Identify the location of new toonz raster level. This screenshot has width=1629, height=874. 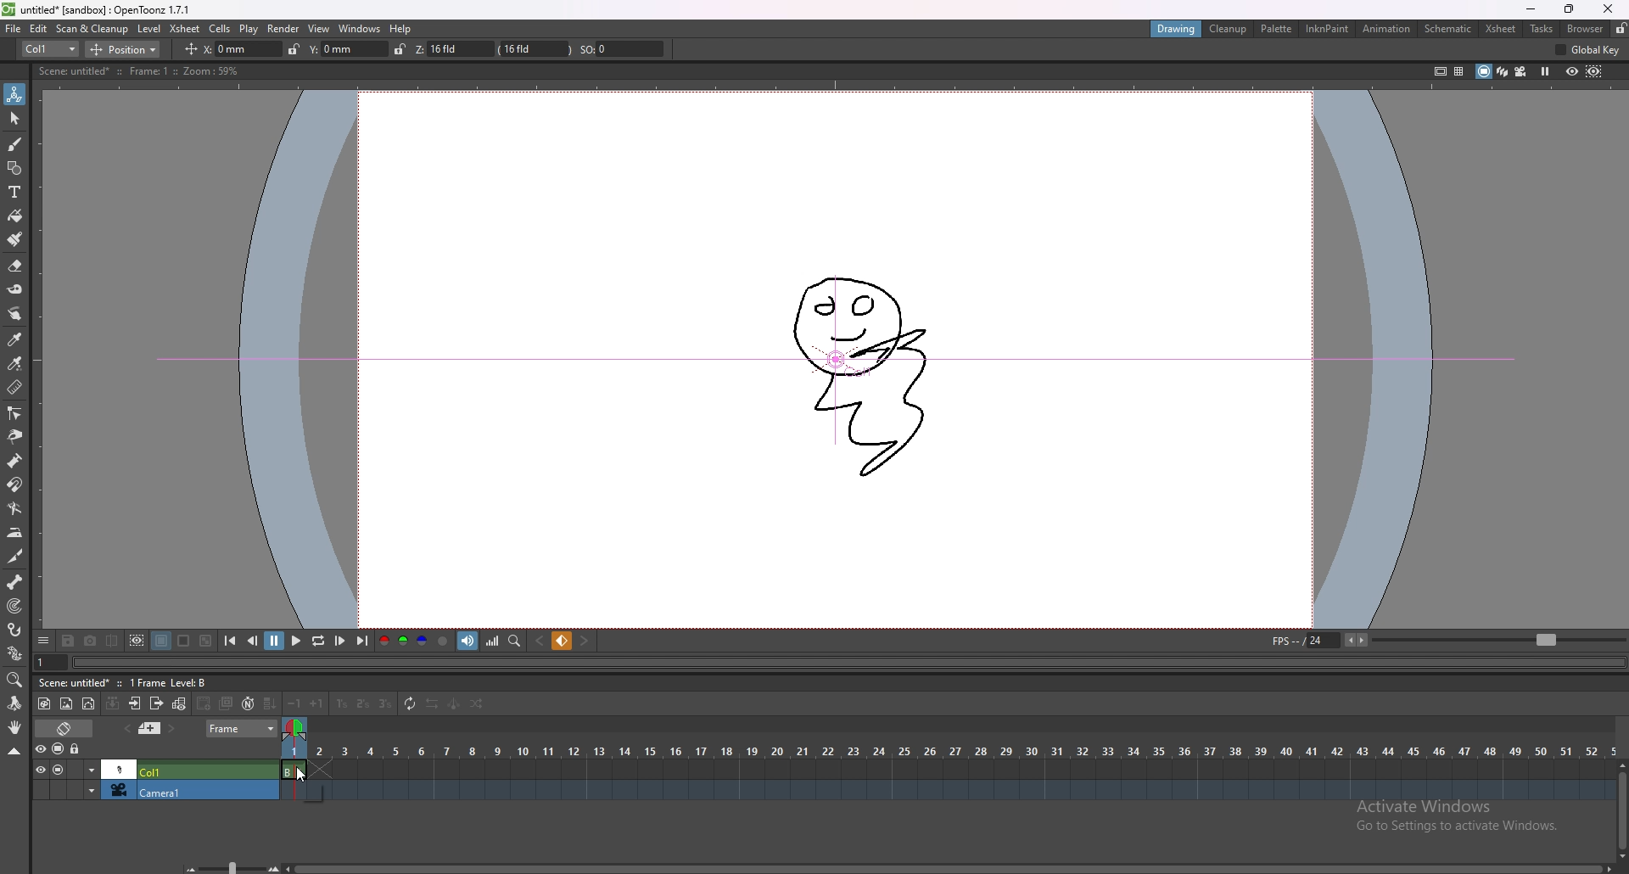
(45, 704).